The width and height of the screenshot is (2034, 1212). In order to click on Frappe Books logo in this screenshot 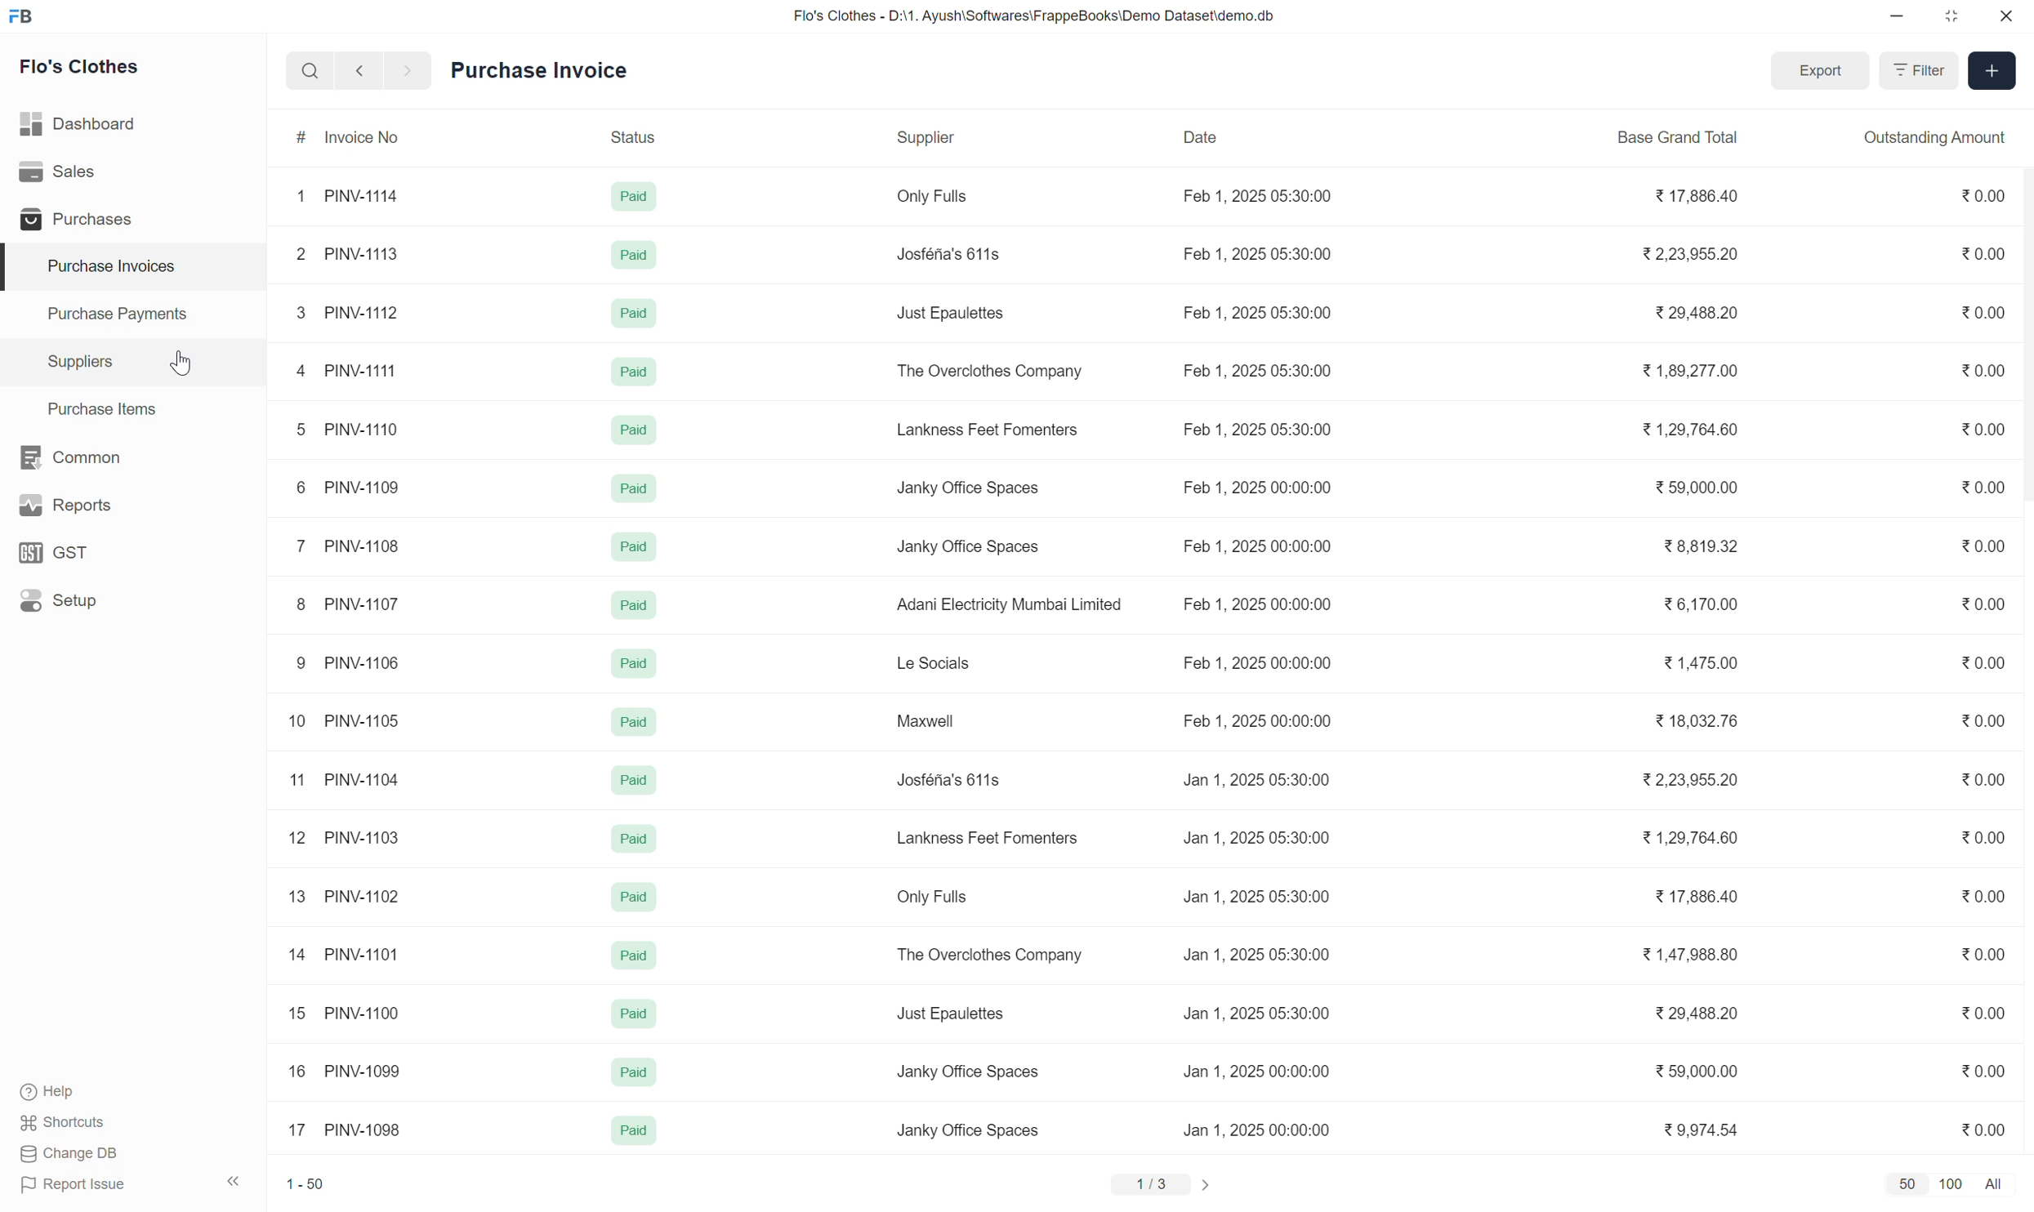, I will do `click(20, 16)`.